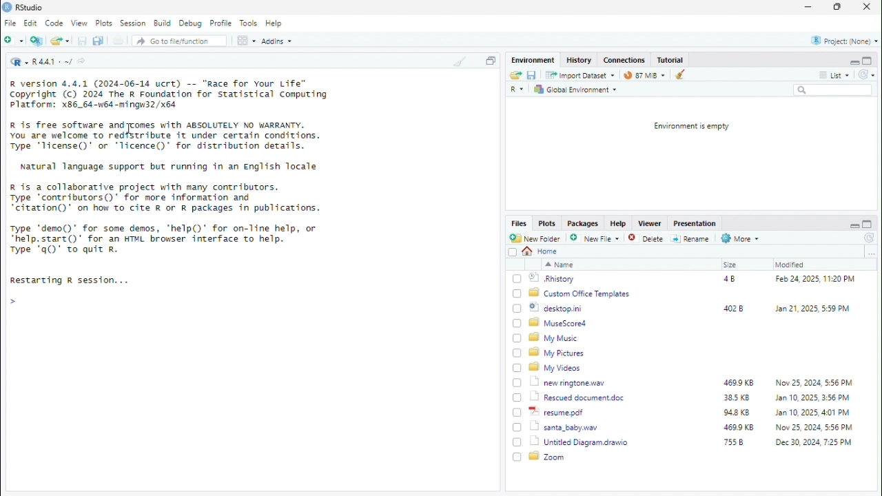  I want to click on home, so click(541, 251).